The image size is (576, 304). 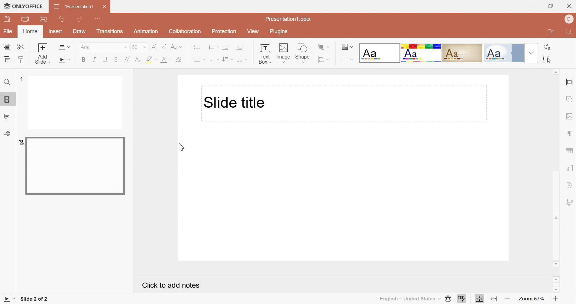 I want to click on Line spacing, so click(x=228, y=59).